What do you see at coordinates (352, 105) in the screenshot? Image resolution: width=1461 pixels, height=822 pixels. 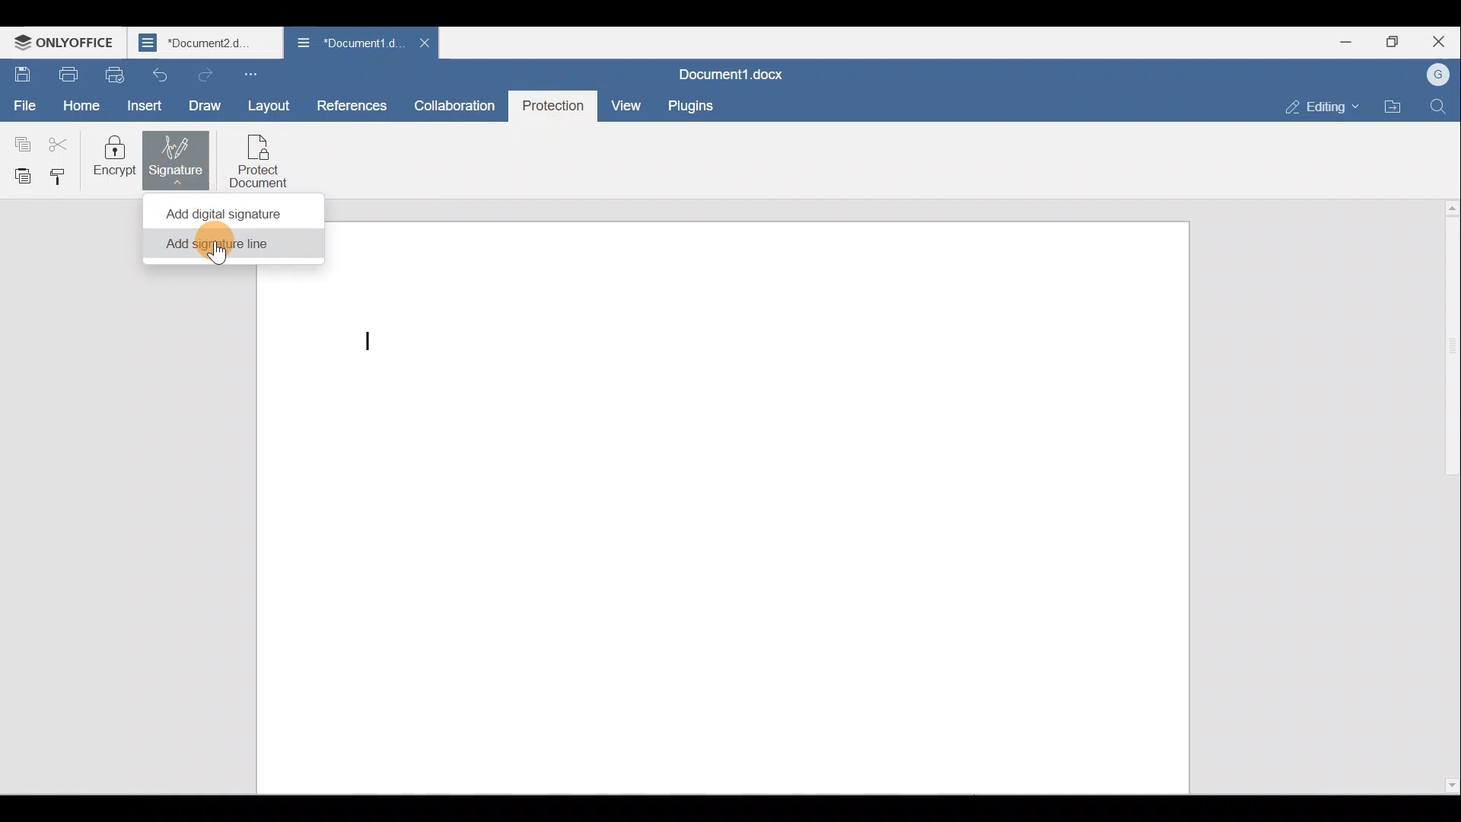 I see `References` at bounding box center [352, 105].